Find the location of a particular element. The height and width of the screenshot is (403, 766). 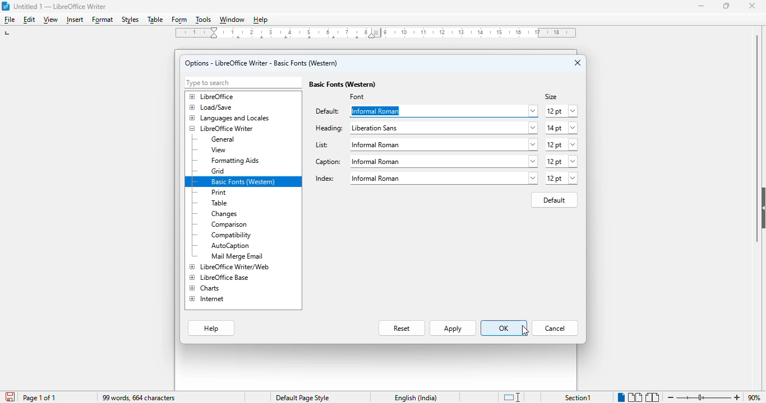

charts is located at coordinates (206, 288).